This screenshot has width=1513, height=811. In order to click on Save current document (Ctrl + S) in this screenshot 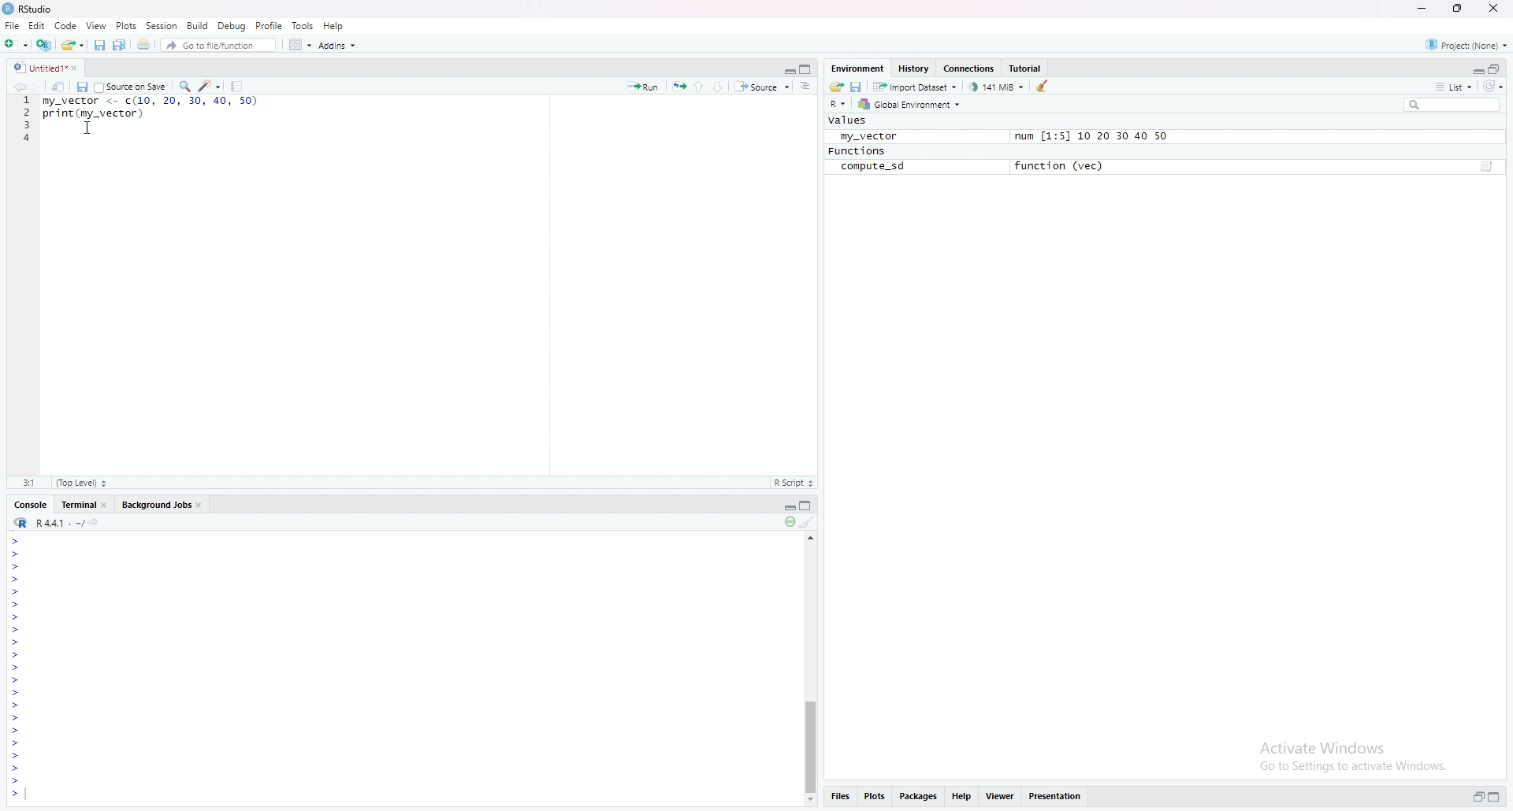, I will do `click(82, 87)`.